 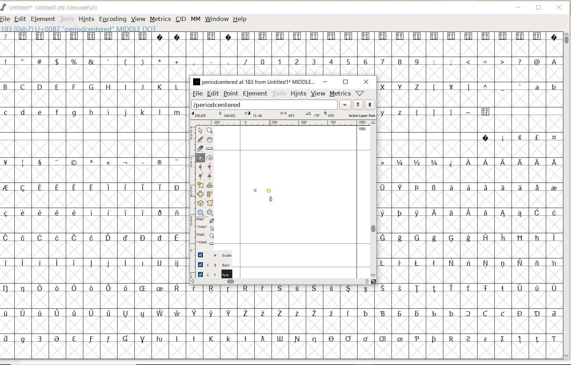 I want to click on 1000, so click(x=362, y=130).